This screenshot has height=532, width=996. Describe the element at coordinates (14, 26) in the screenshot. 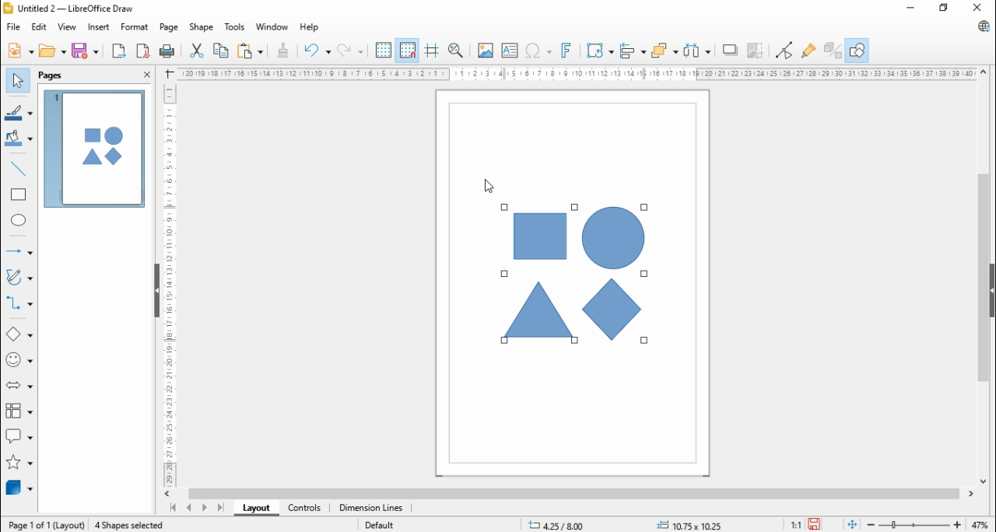

I see `file` at that location.